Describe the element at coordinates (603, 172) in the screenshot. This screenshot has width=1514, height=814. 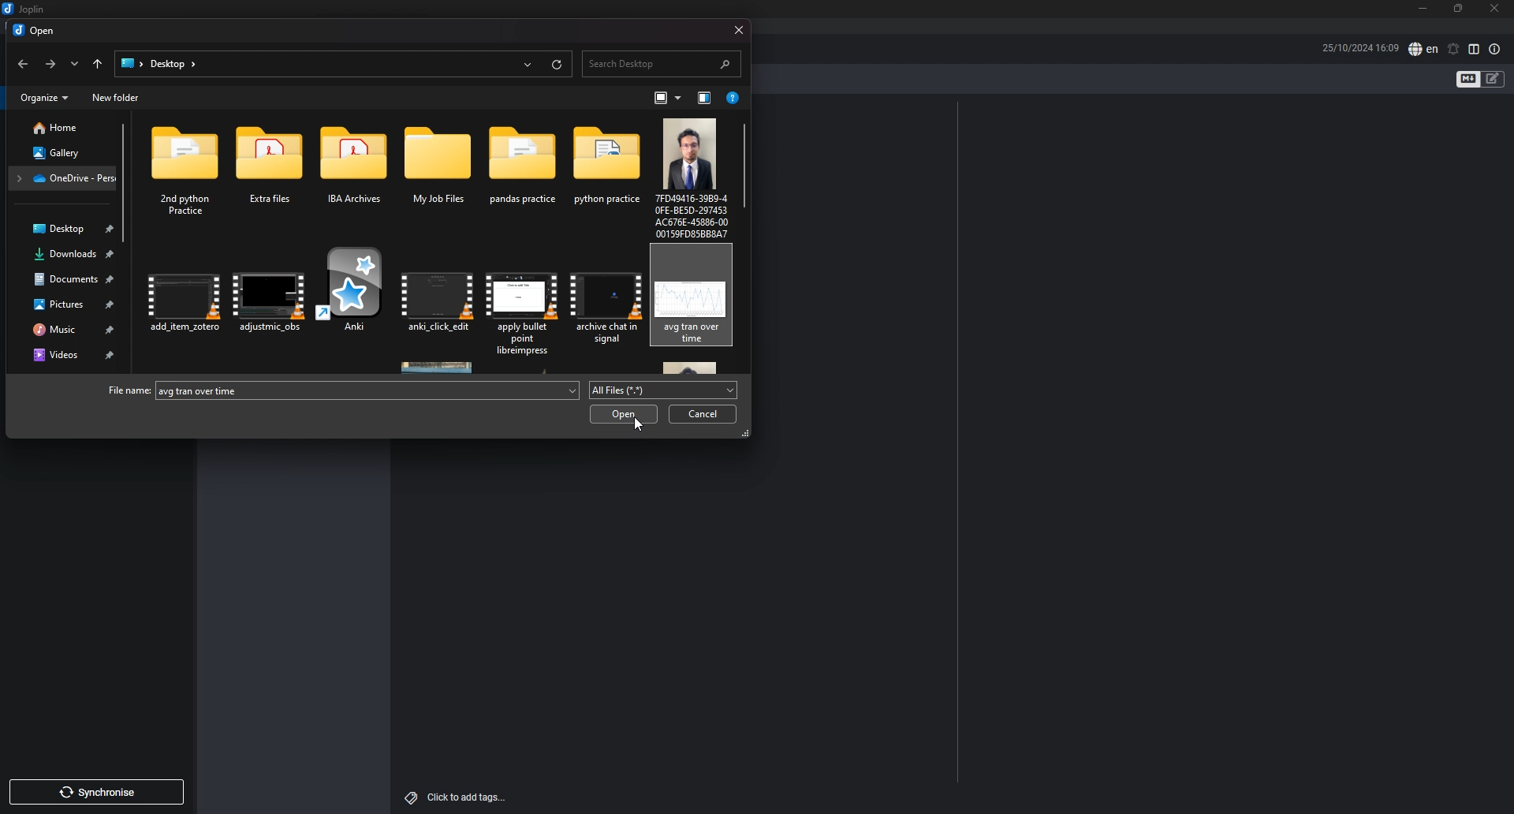
I see `Python practice` at that location.